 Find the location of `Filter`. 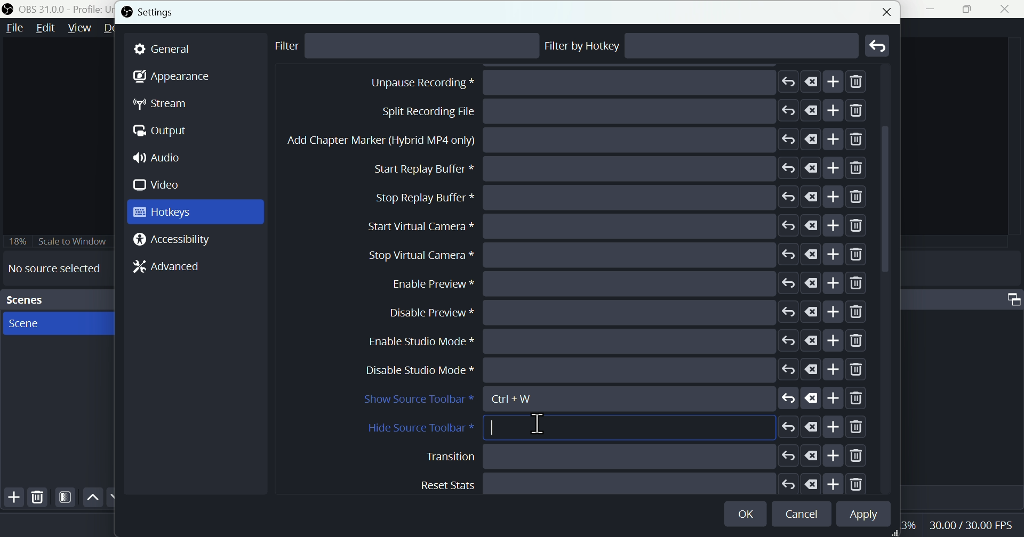

Filter is located at coordinates (66, 498).